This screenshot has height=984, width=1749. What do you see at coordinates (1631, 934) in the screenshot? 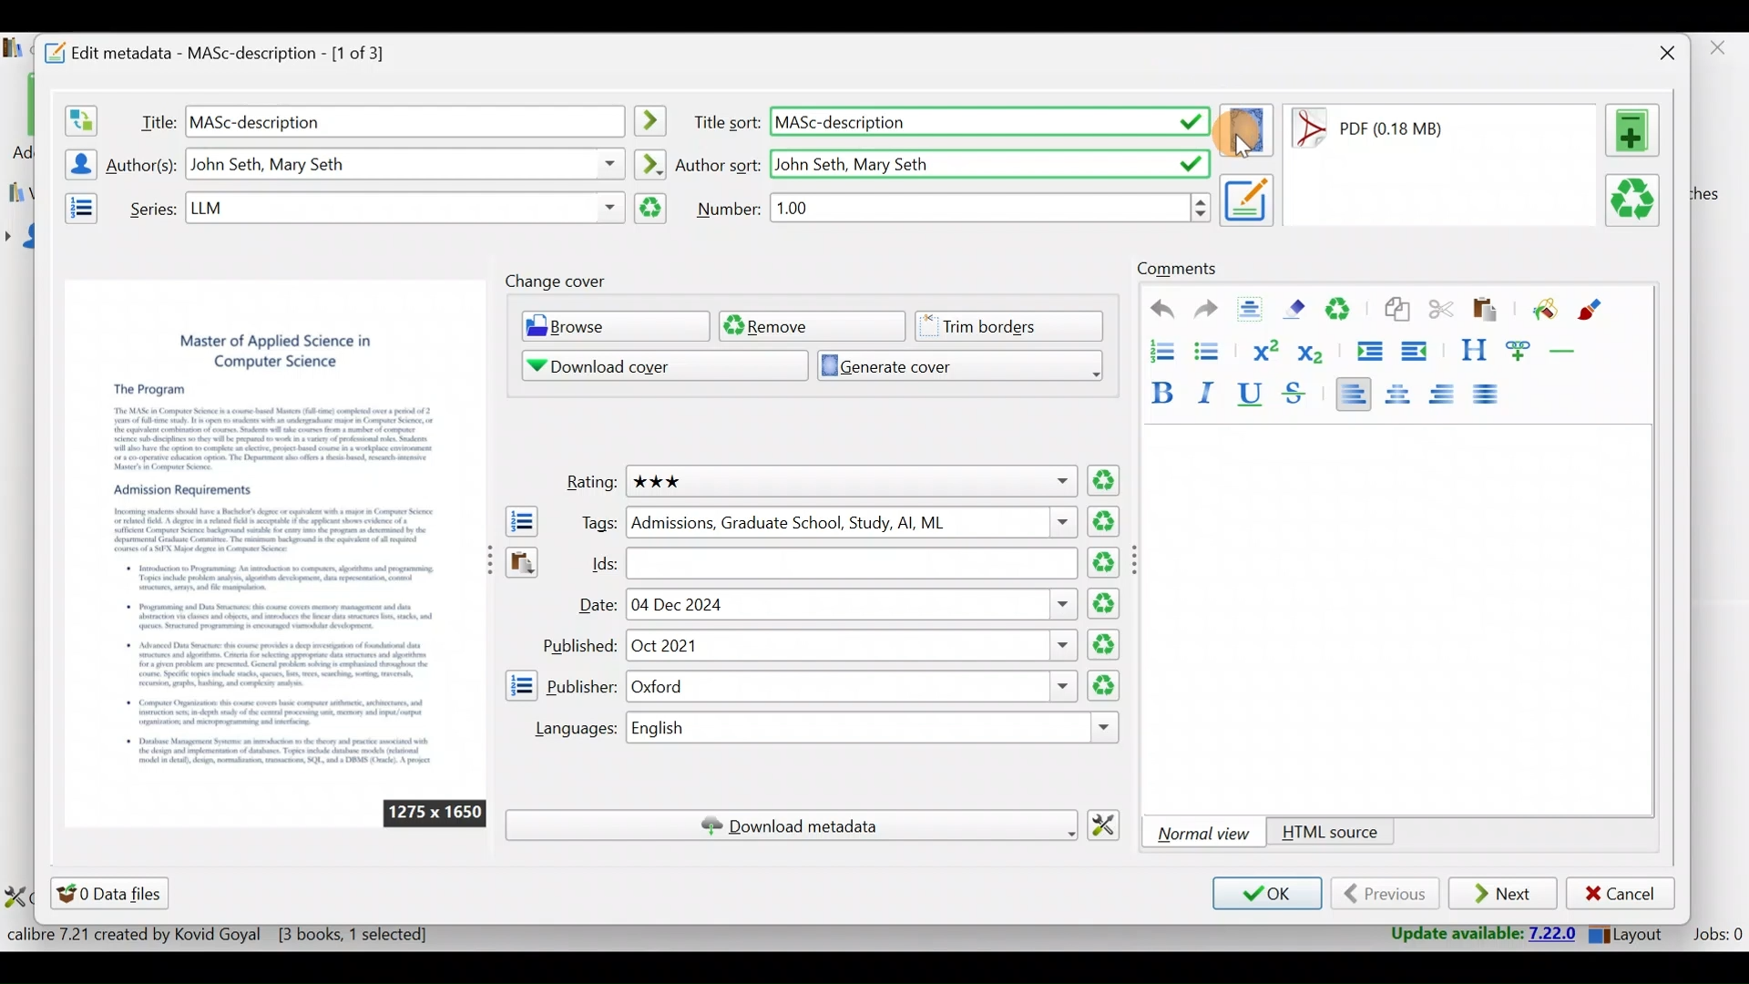
I see `Layouts` at bounding box center [1631, 934].